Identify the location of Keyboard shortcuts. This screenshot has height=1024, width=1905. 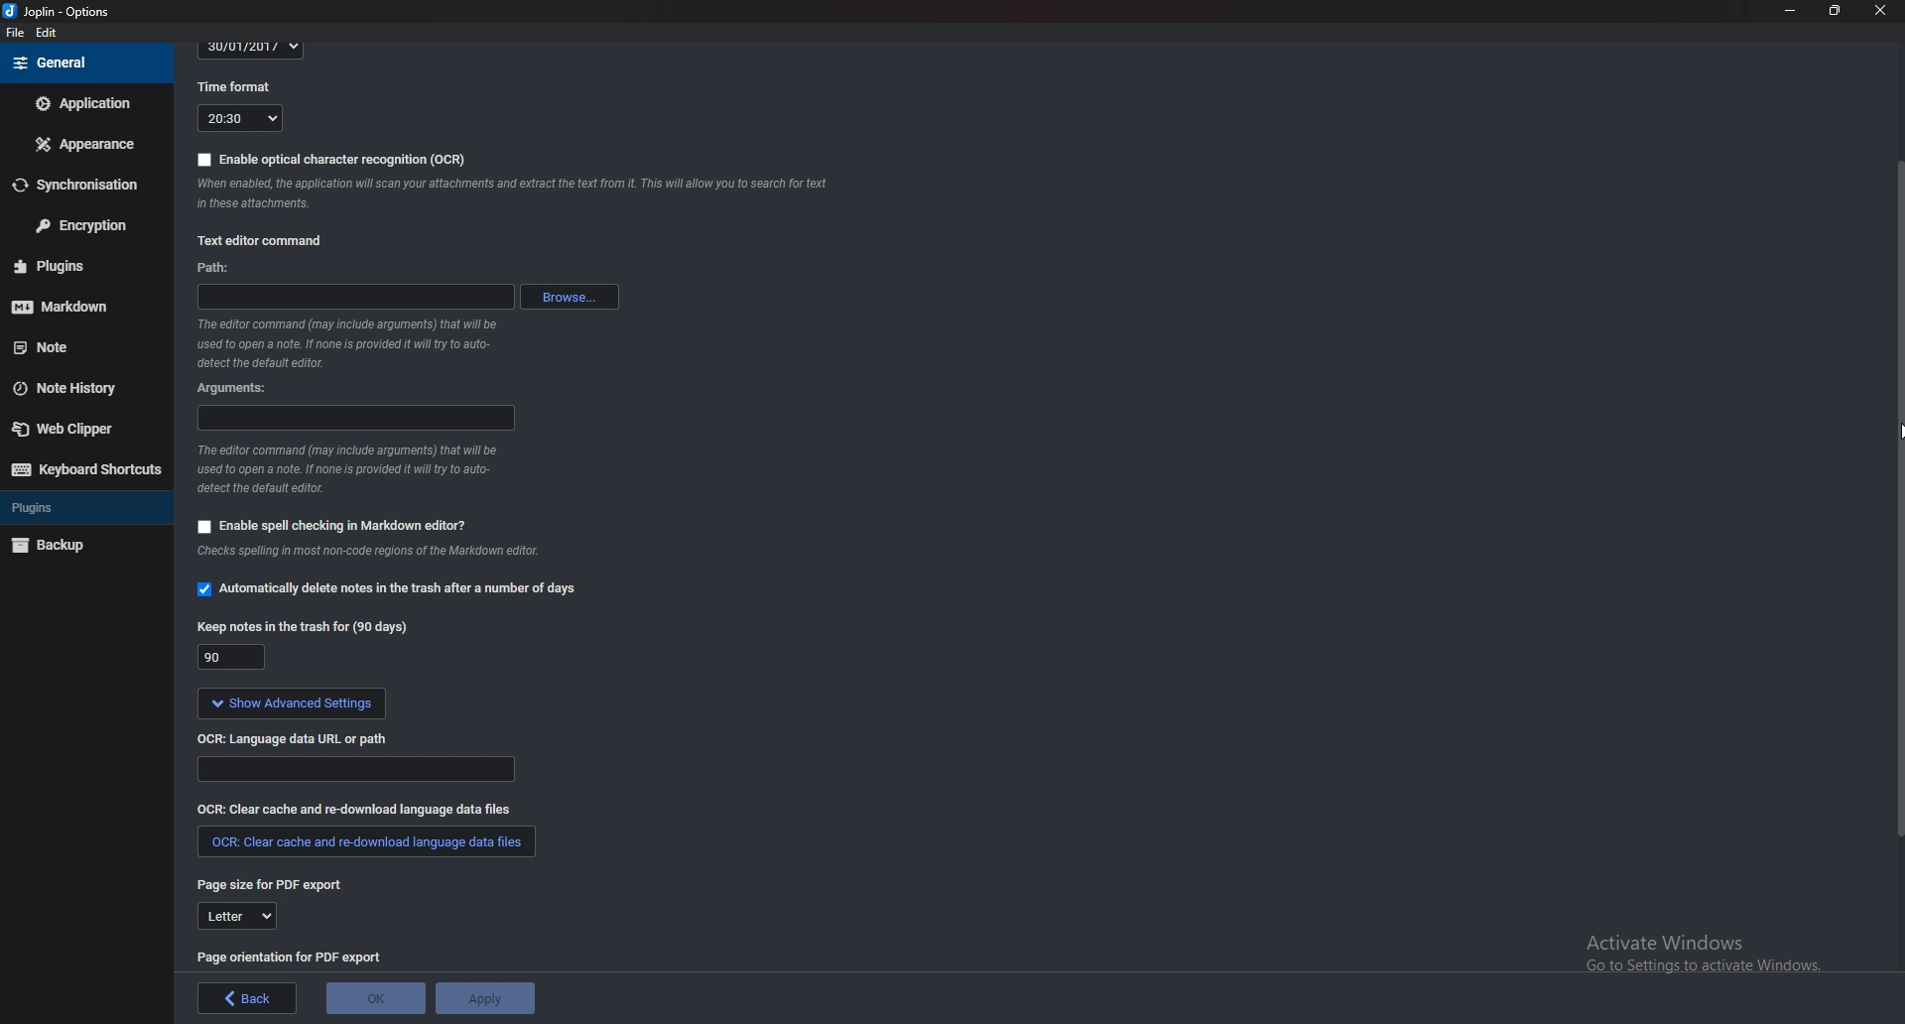
(85, 469).